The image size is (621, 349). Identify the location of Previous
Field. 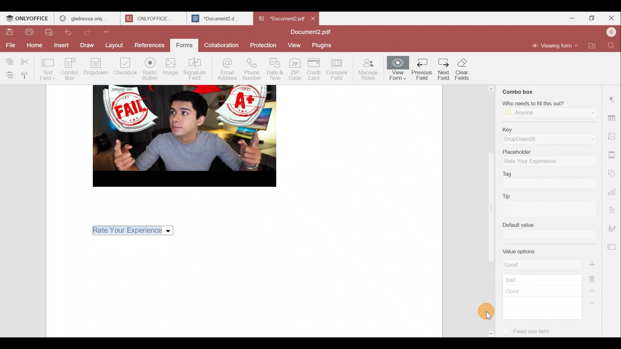
(422, 68).